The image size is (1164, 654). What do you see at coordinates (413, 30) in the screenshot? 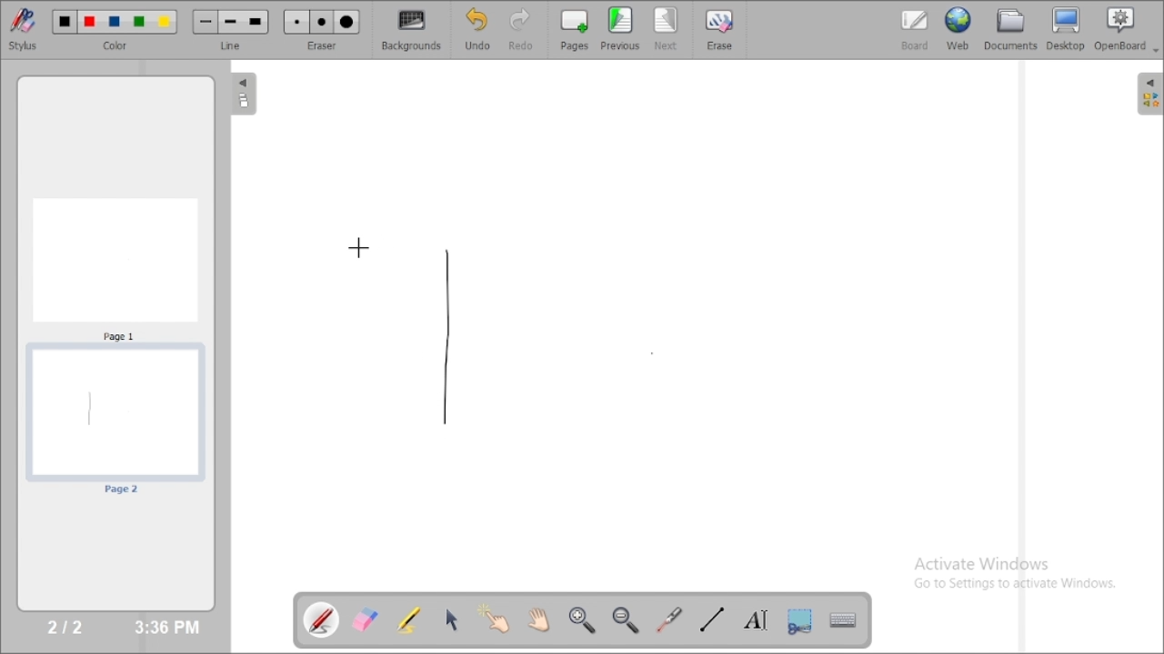
I see `backgrounds` at bounding box center [413, 30].